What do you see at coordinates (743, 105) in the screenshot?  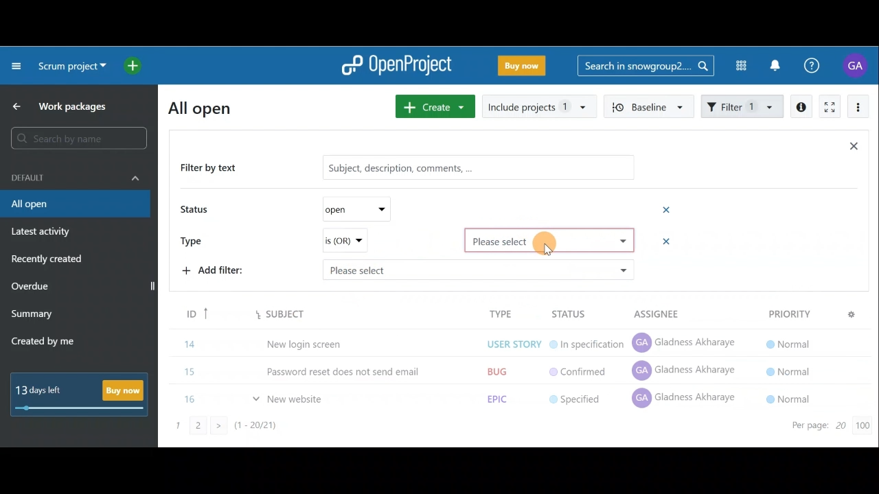 I see `Filter` at bounding box center [743, 105].